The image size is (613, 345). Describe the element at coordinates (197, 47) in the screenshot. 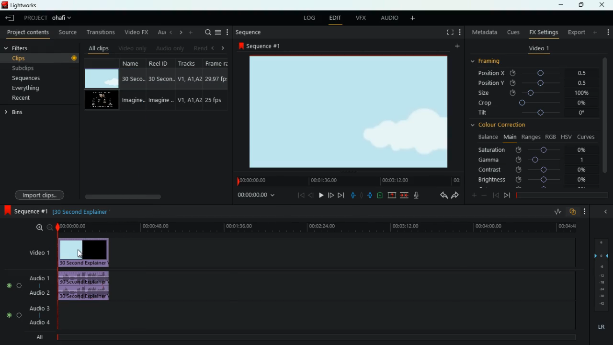

I see `rend` at that location.